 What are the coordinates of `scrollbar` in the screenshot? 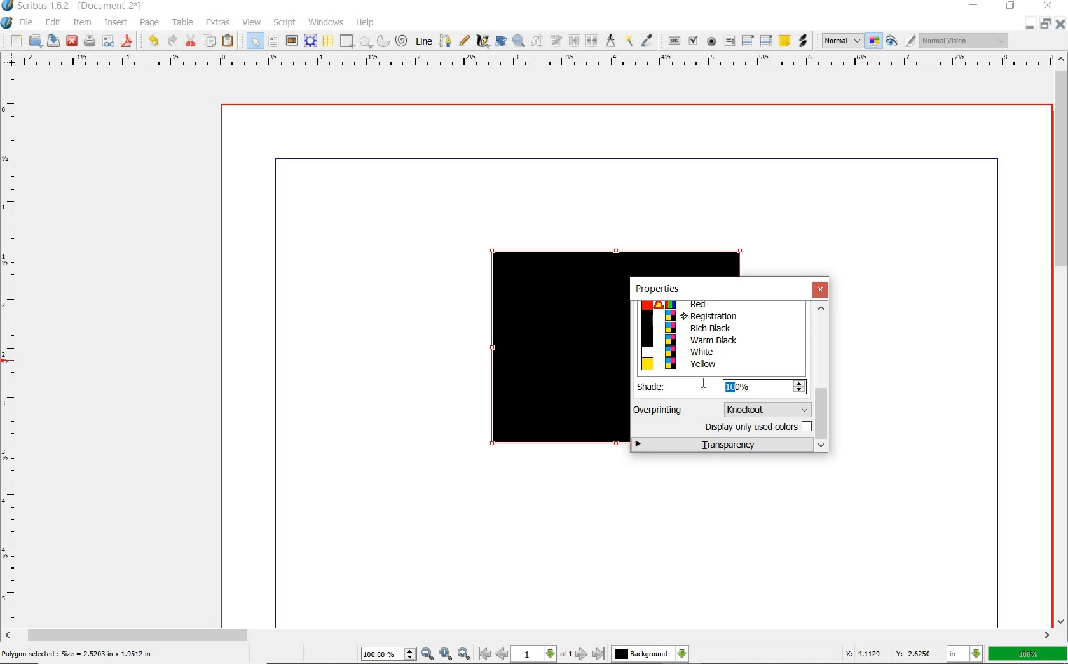 It's located at (528, 635).